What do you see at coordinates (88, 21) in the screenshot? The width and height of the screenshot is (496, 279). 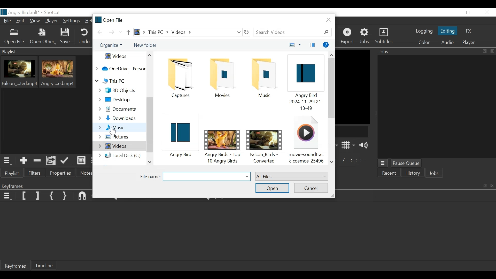 I see `Help` at bounding box center [88, 21].